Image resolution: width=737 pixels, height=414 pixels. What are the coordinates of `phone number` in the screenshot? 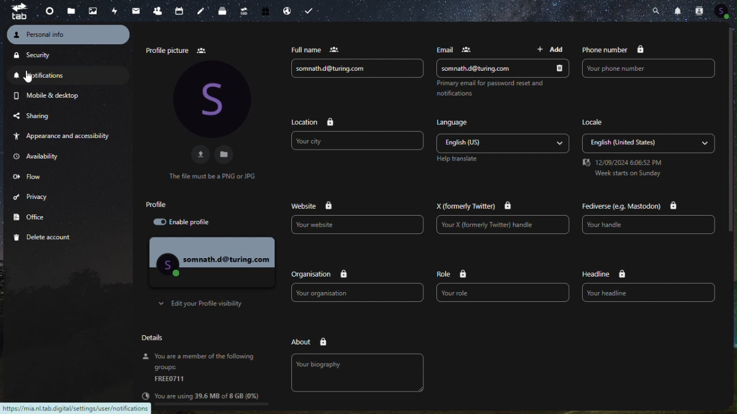 It's located at (615, 50).